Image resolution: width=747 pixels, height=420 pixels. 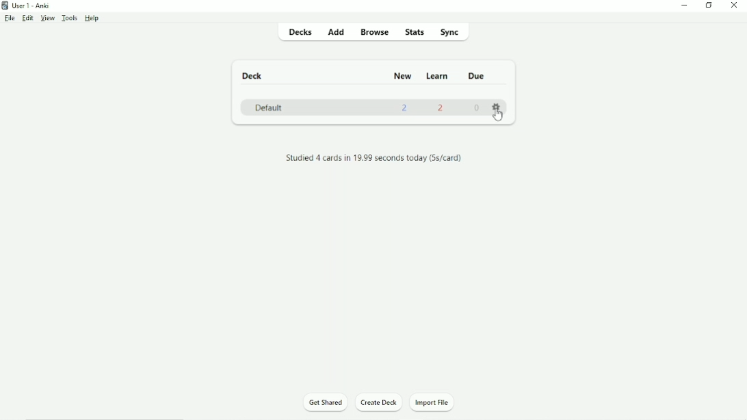 What do you see at coordinates (401, 75) in the screenshot?
I see `New` at bounding box center [401, 75].